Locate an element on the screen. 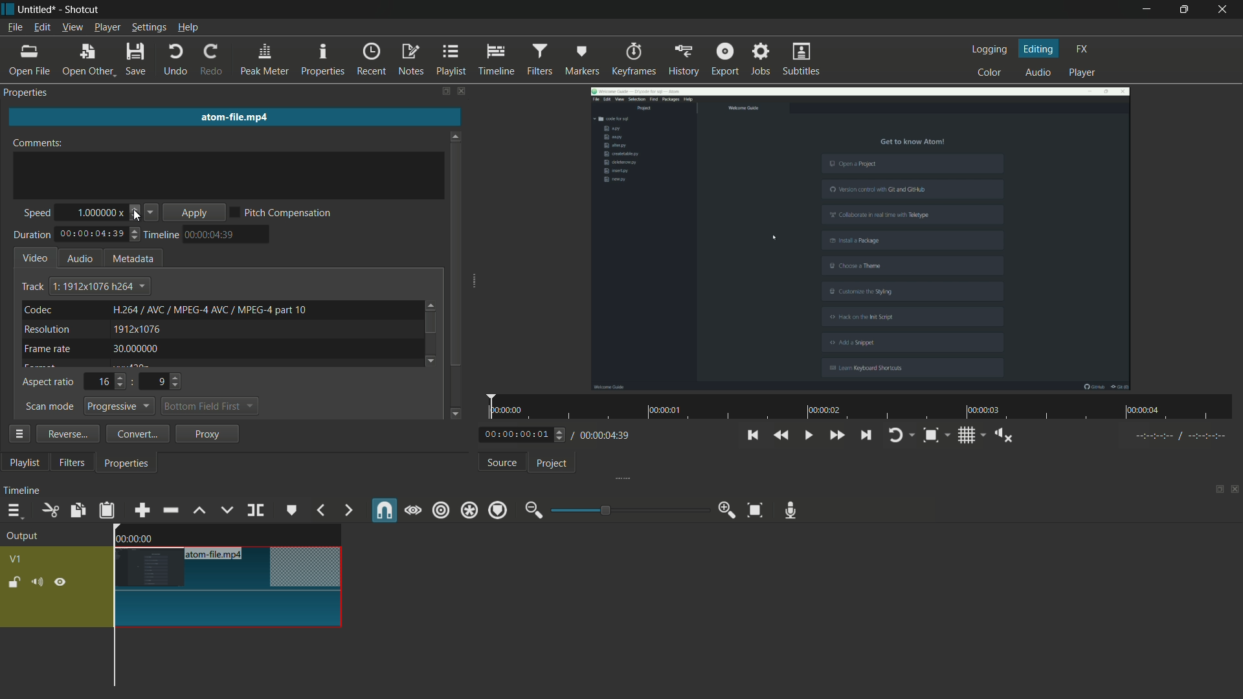  total time is located at coordinates (605, 435).